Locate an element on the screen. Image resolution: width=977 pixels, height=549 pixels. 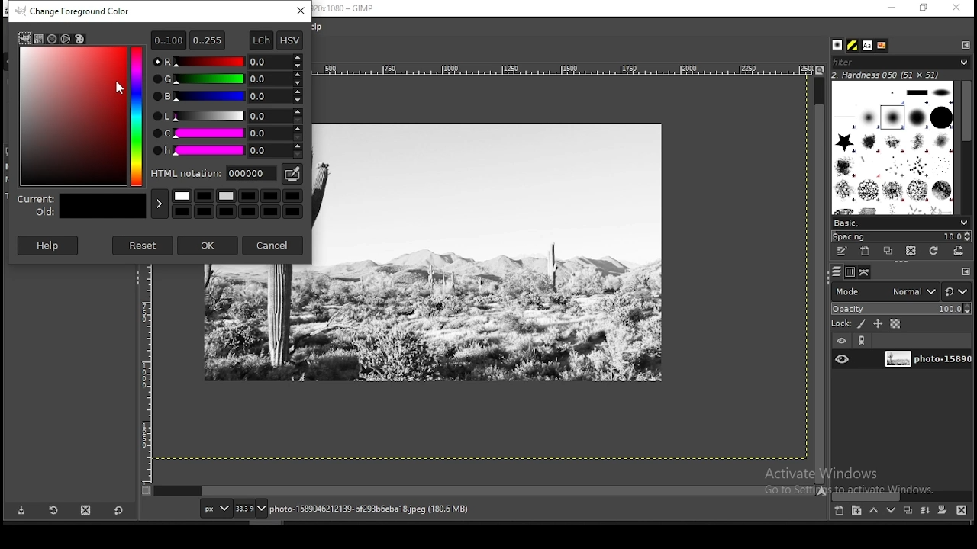
opacity is located at coordinates (900, 308).